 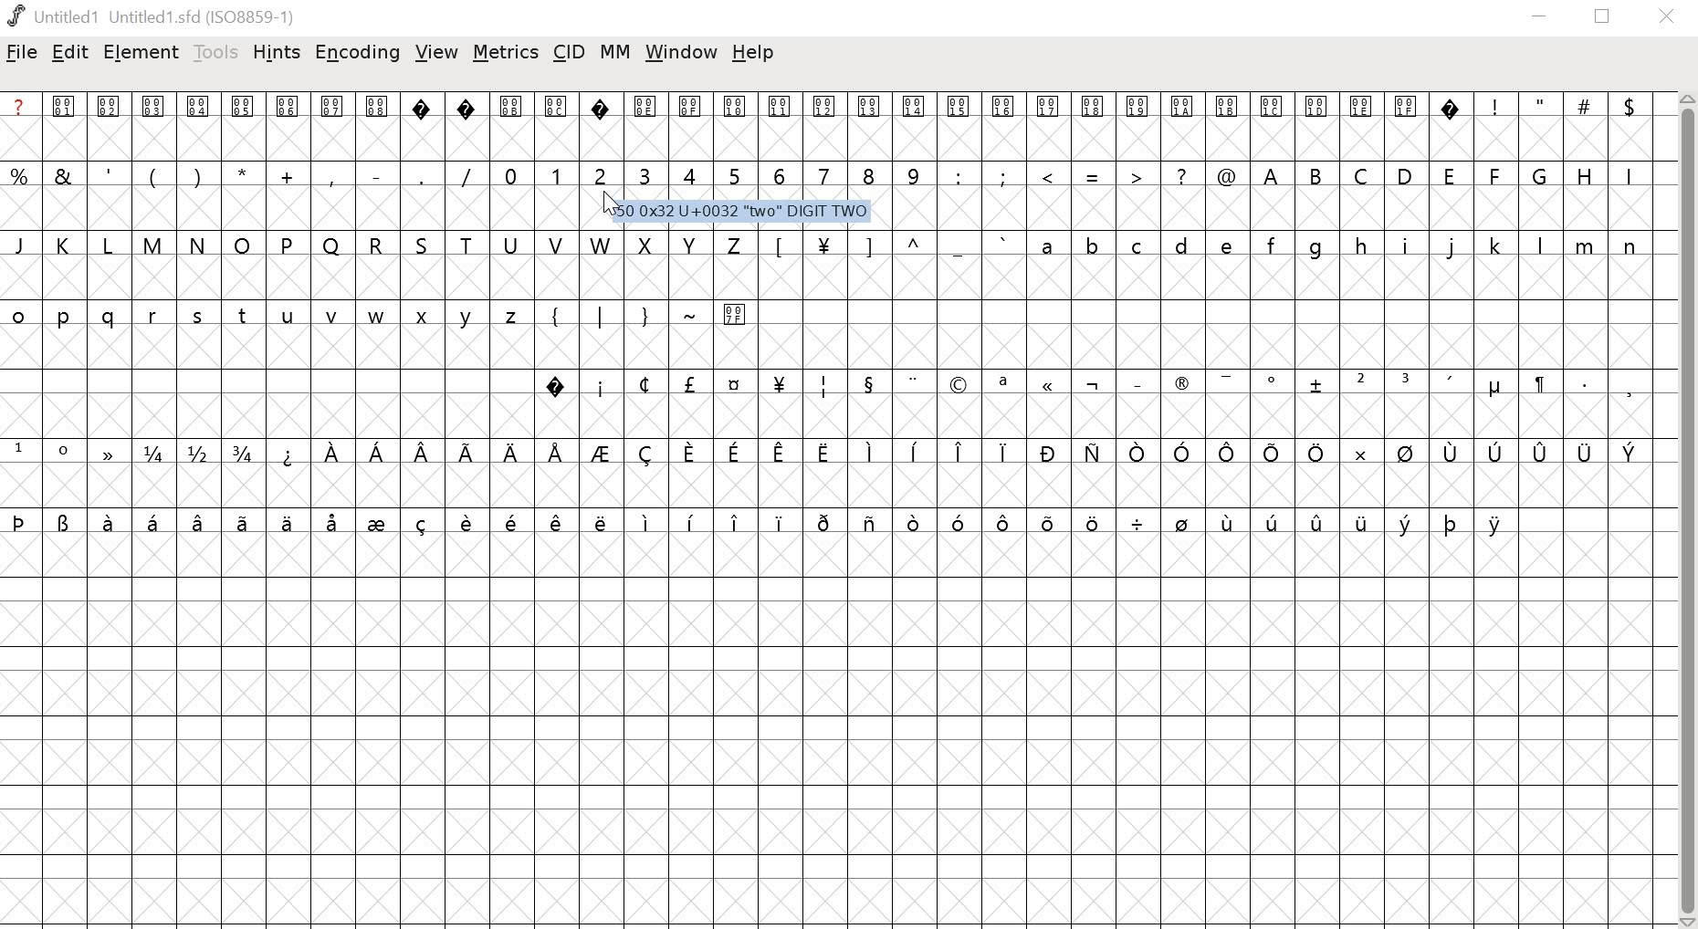 What do you see at coordinates (835, 504) in the screenshot?
I see `glyphs/fonts and black canvas` at bounding box center [835, 504].